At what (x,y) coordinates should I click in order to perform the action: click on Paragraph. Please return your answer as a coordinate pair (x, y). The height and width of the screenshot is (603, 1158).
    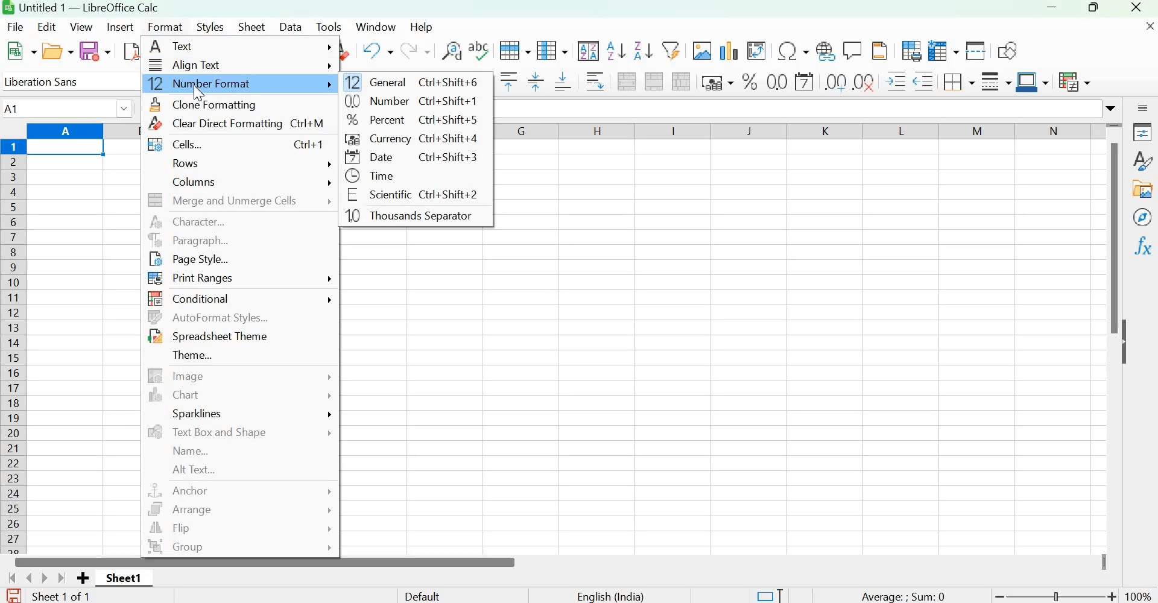
    Looking at the image, I should click on (191, 241).